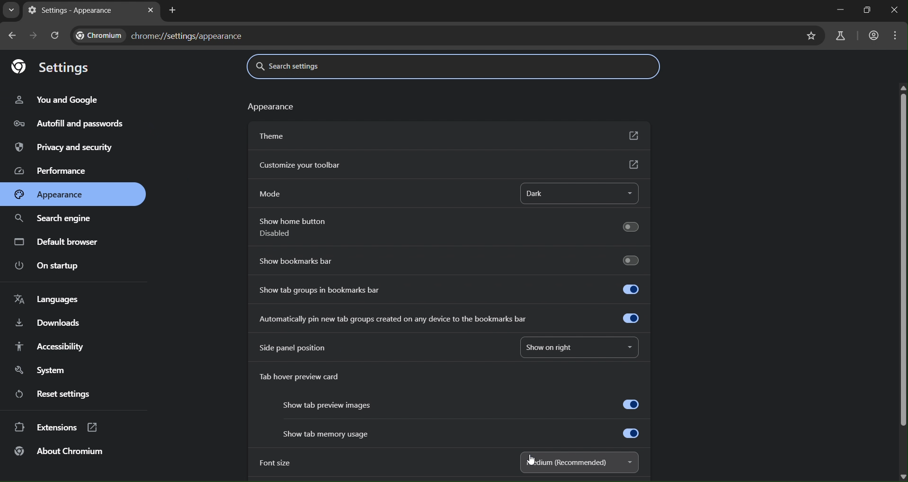 Image resolution: width=908 pixels, height=482 pixels. What do you see at coordinates (61, 451) in the screenshot?
I see `about chromium` at bounding box center [61, 451].